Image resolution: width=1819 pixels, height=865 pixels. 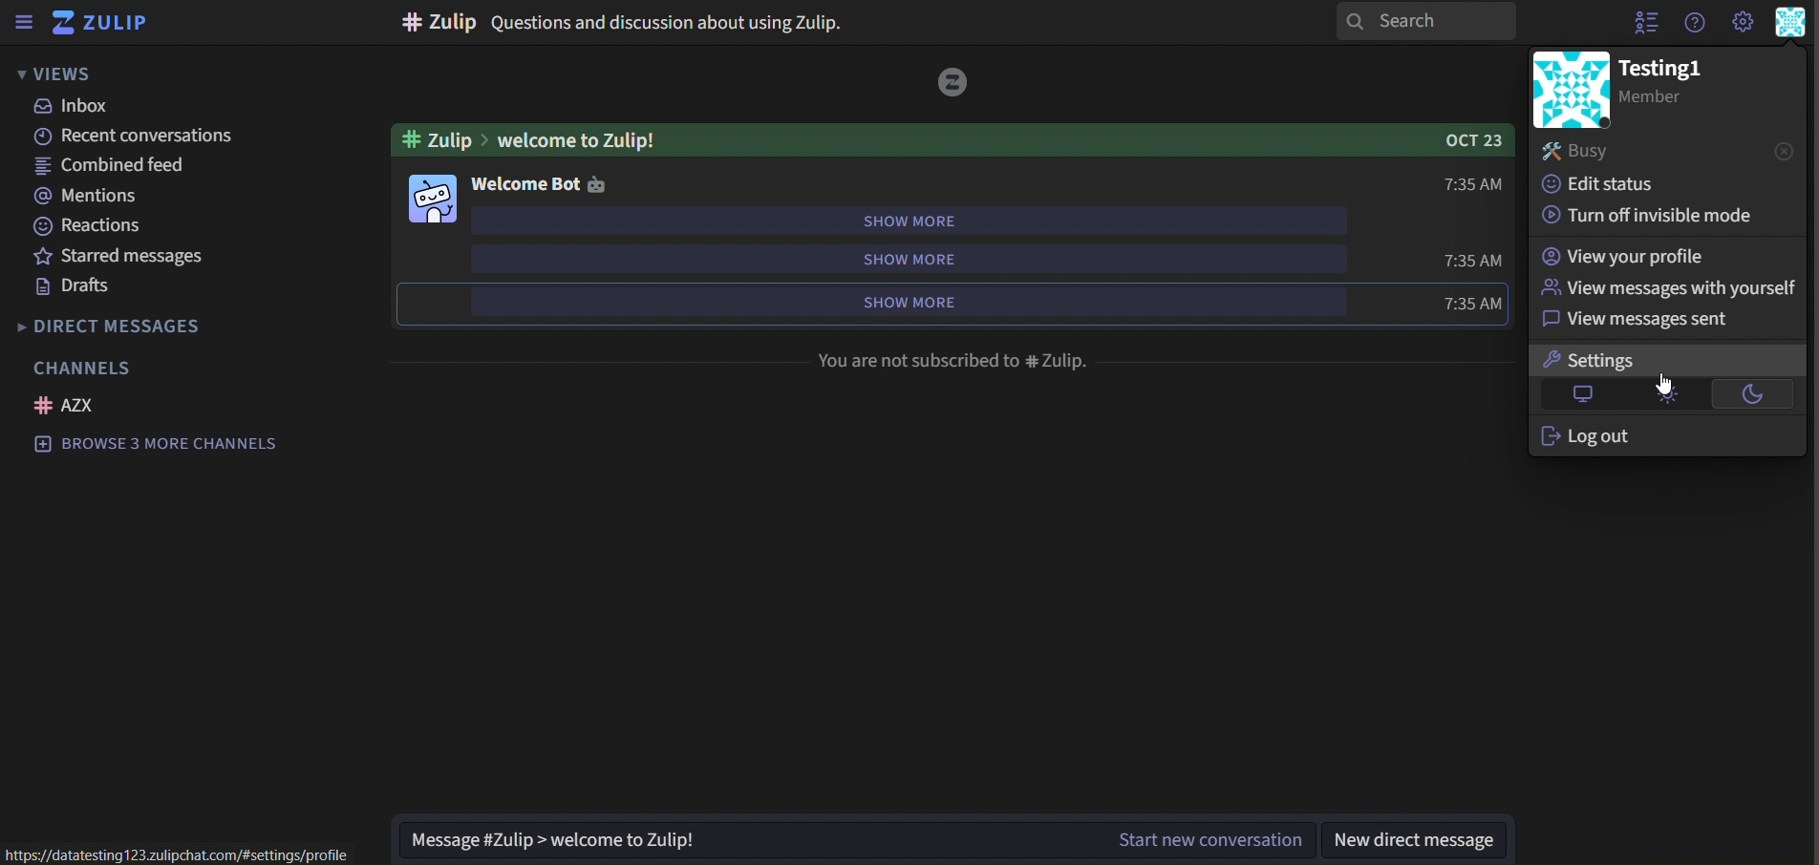 What do you see at coordinates (72, 406) in the screenshot?
I see `AZX` at bounding box center [72, 406].